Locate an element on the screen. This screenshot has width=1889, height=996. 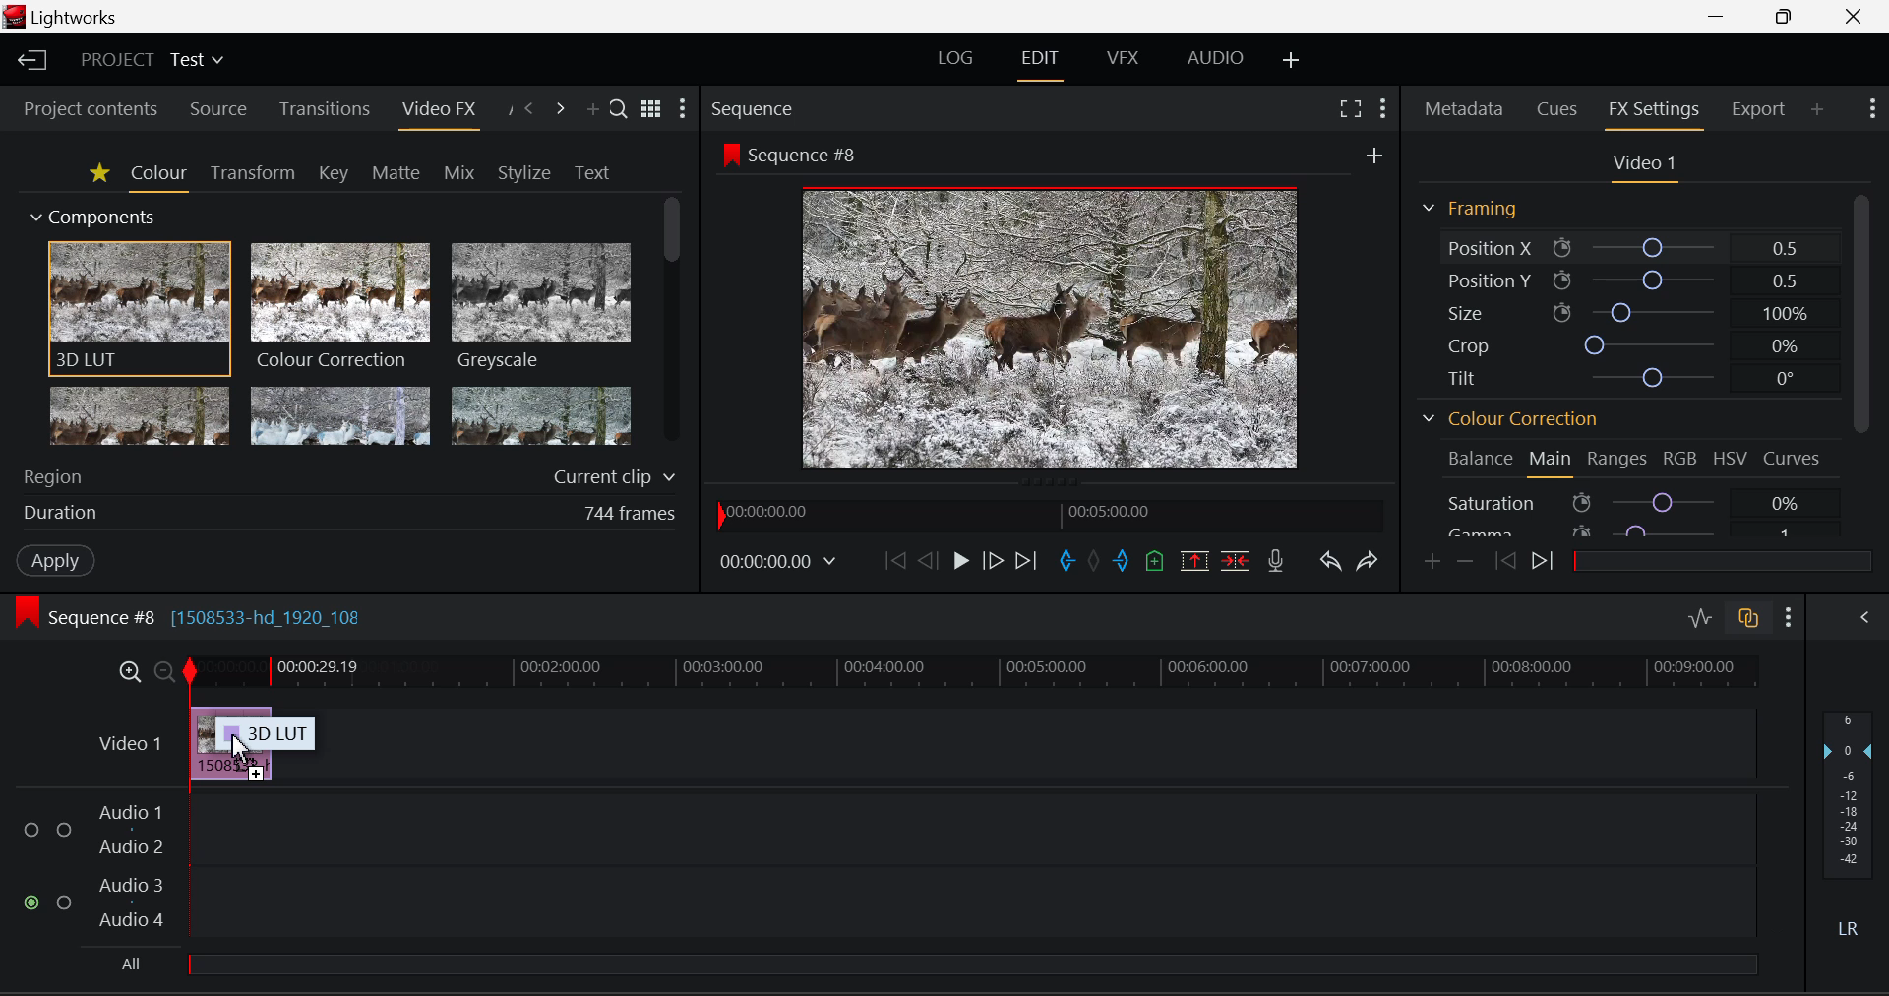
Metadata is located at coordinates (1462, 108).